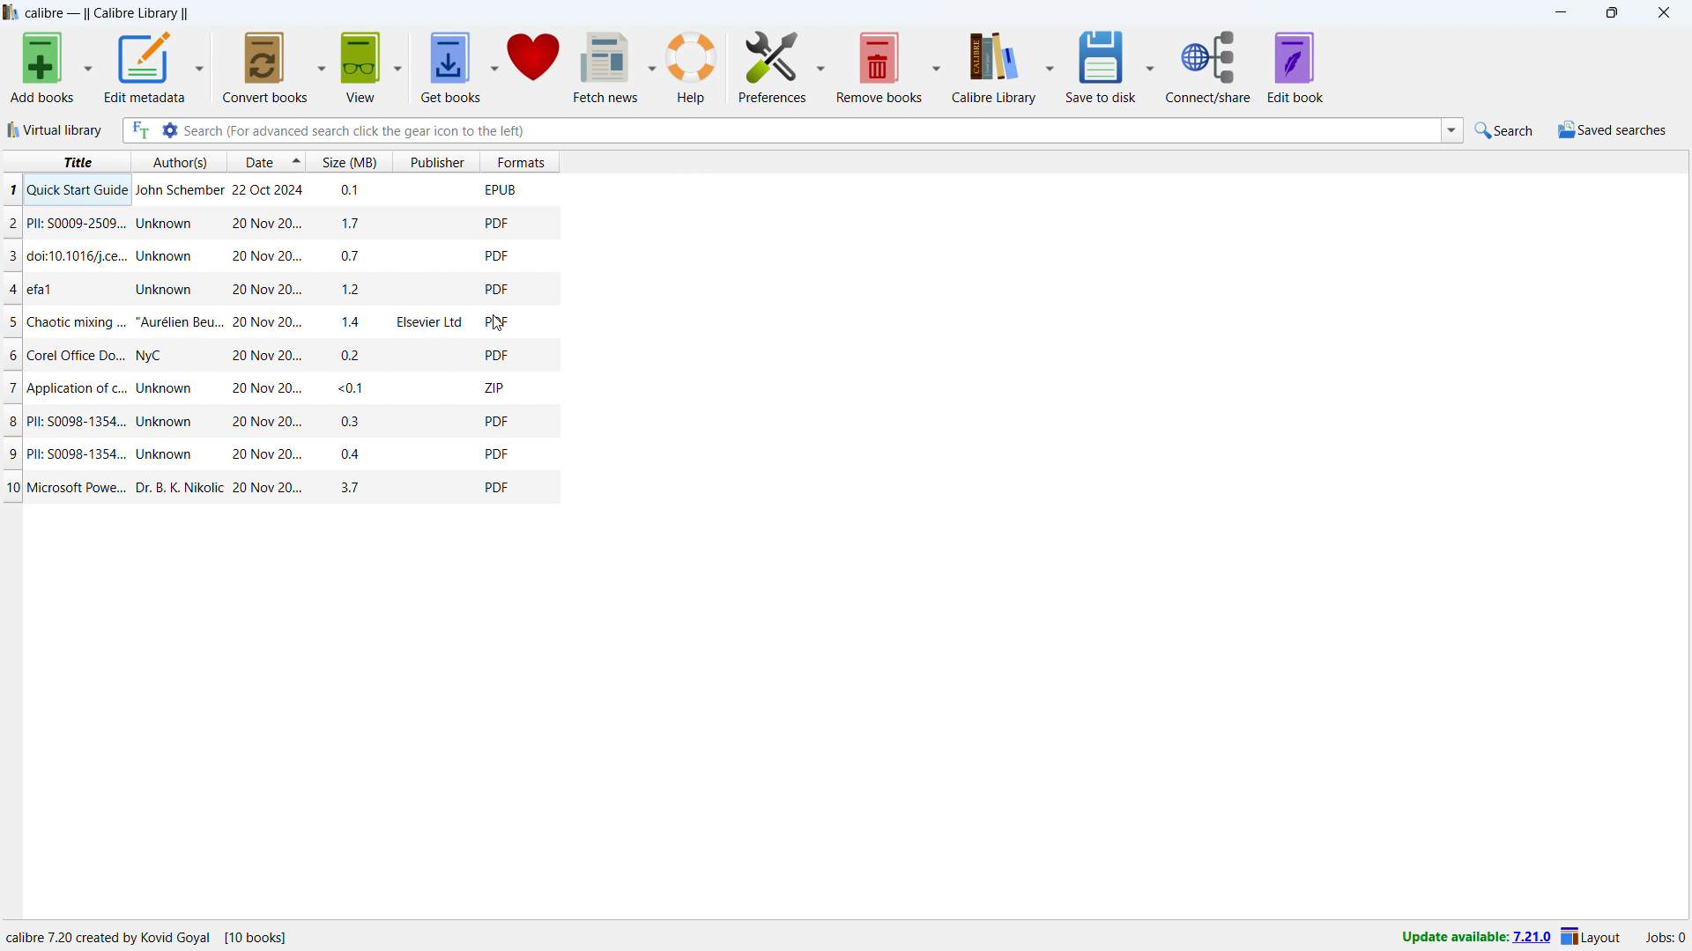 The width and height of the screenshot is (1692, 951). I want to click on 7 Application of c... Unknown 20 Nov 20... <0.1 ZIP, so click(310, 386).